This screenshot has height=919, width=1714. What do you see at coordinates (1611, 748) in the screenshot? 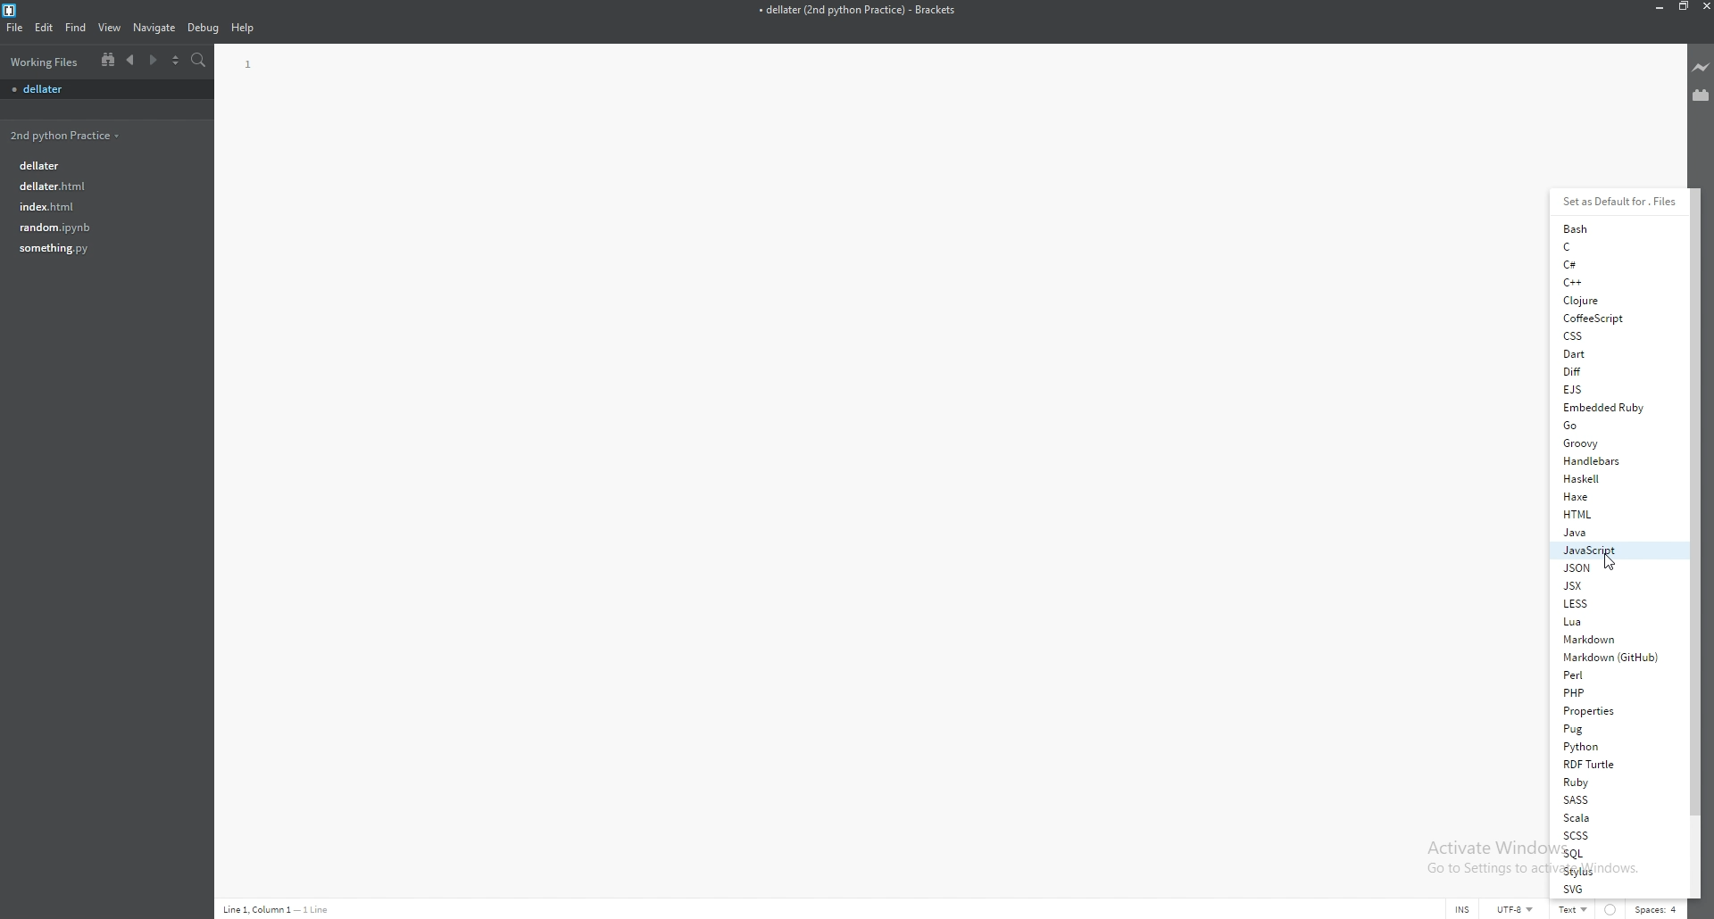
I see `python` at bounding box center [1611, 748].